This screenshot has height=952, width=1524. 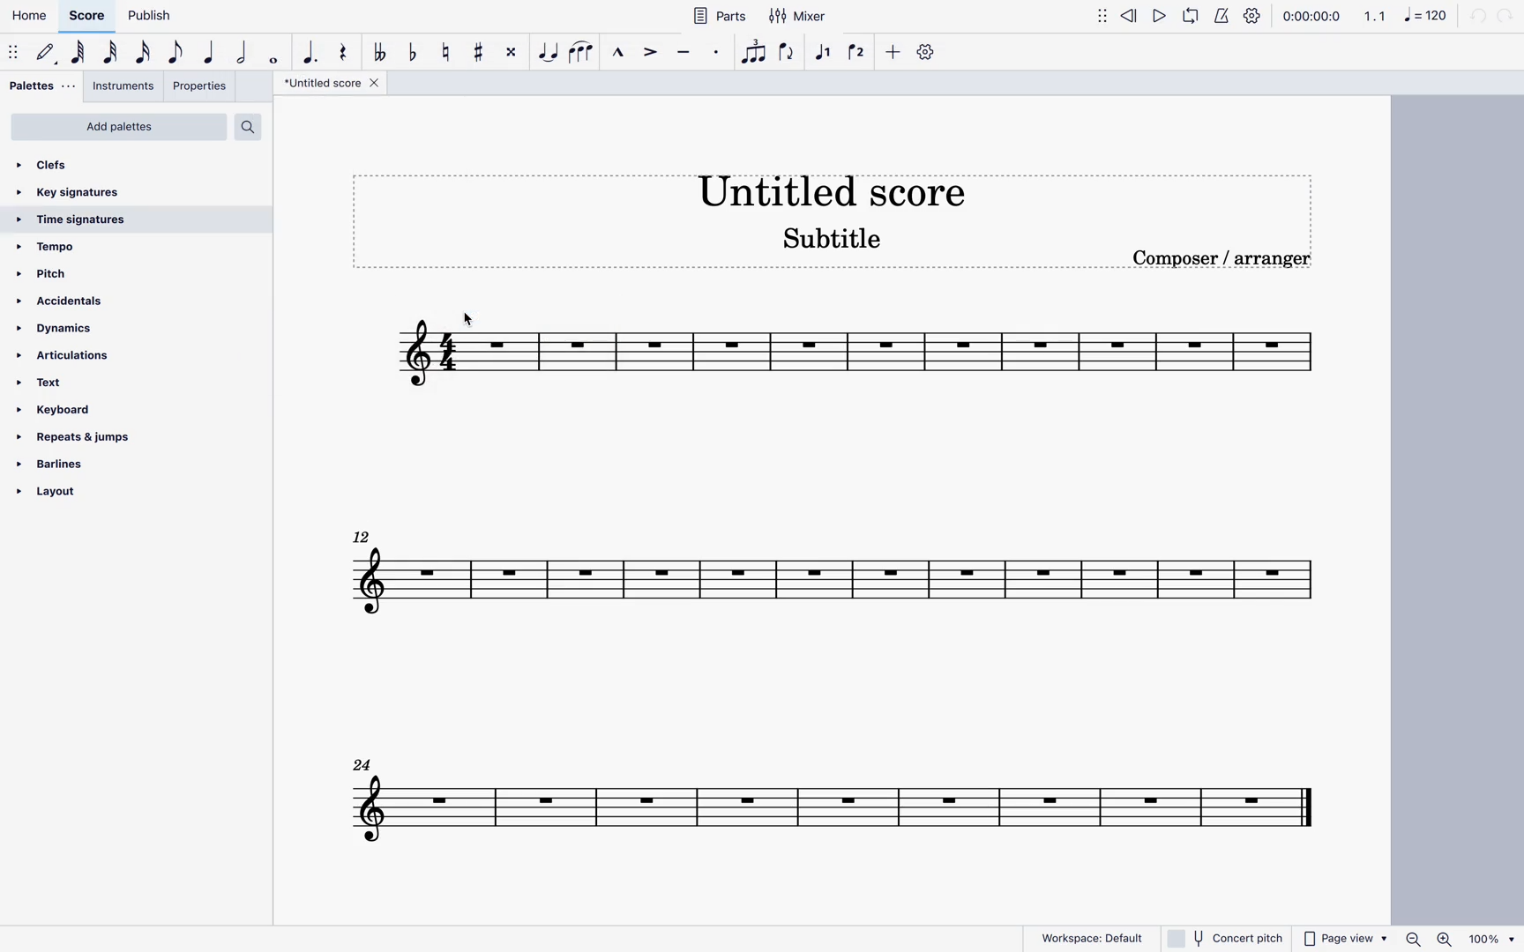 What do you see at coordinates (378, 85) in the screenshot?
I see `close` at bounding box center [378, 85].